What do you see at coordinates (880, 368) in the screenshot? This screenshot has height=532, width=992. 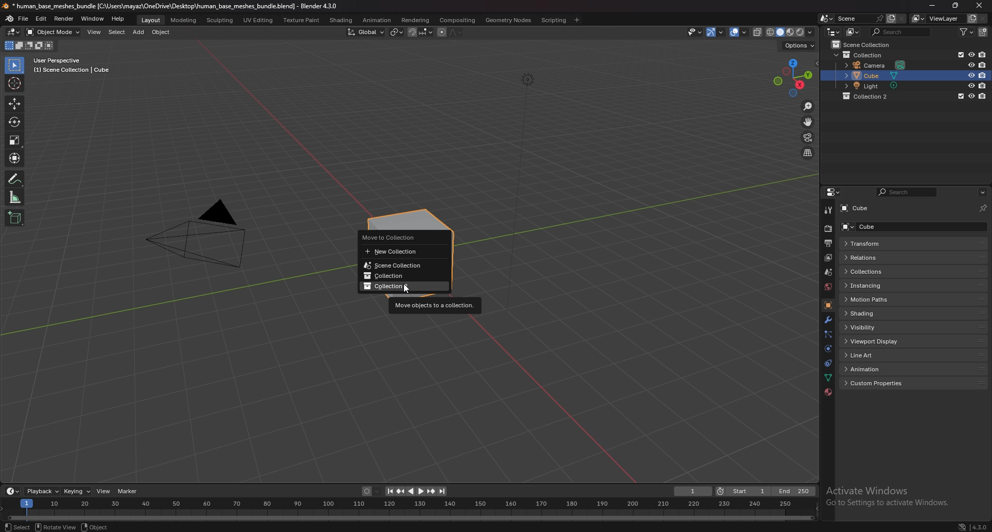 I see `animation` at bounding box center [880, 368].